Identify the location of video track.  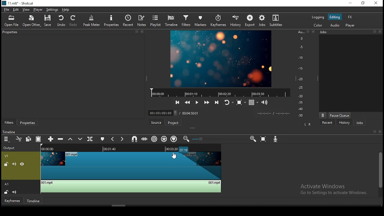
(112, 169).